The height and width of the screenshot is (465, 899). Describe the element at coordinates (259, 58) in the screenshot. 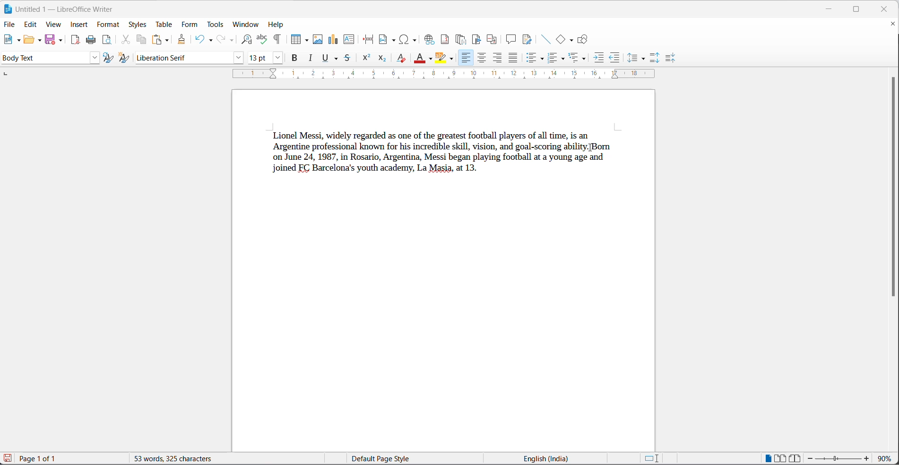

I see `` at that location.